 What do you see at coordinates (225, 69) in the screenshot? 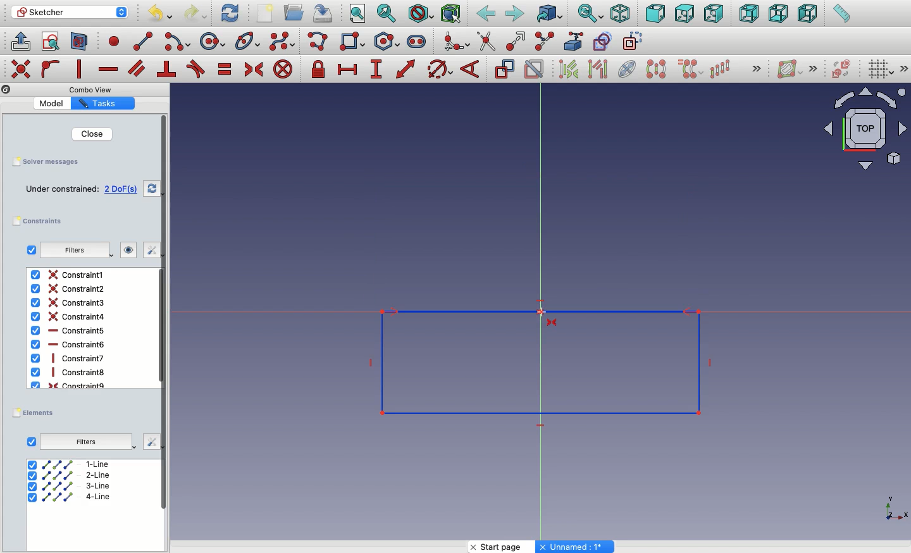
I see `constrain equal` at bounding box center [225, 69].